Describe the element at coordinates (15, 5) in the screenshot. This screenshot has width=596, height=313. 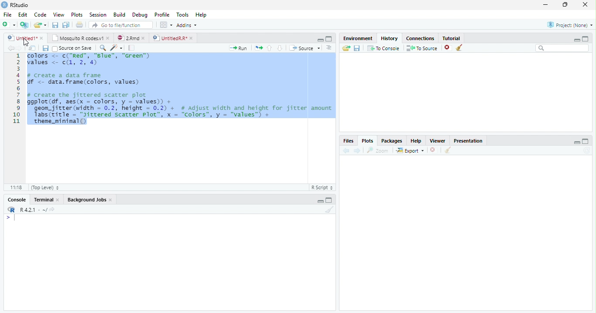
I see `RStudio` at that location.